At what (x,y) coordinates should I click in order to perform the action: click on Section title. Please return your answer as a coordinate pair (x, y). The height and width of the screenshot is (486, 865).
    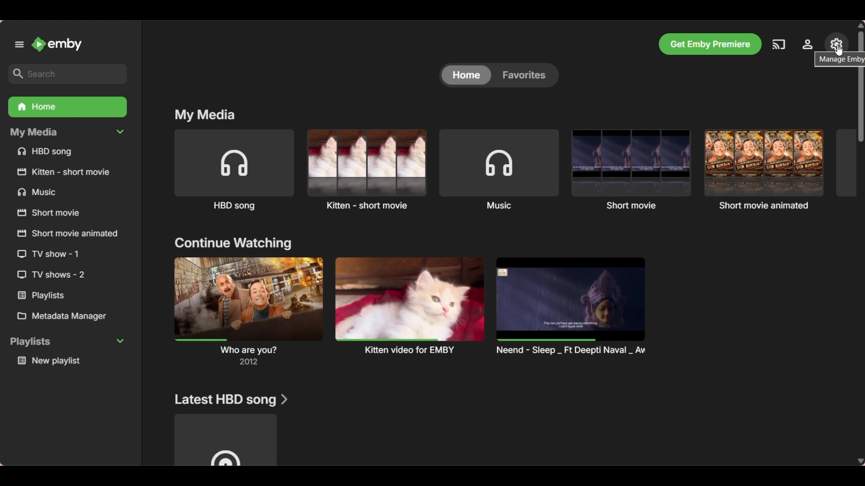
    Looking at the image, I should click on (234, 243).